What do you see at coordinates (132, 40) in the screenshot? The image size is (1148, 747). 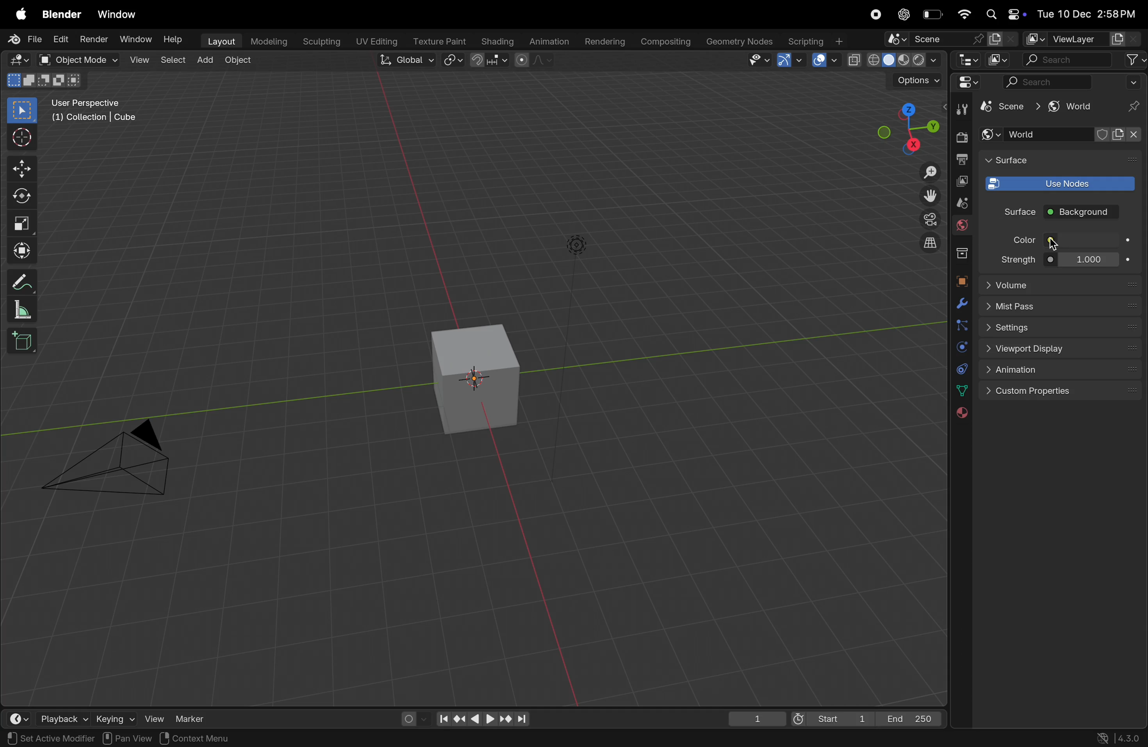 I see `Window` at bounding box center [132, 40].